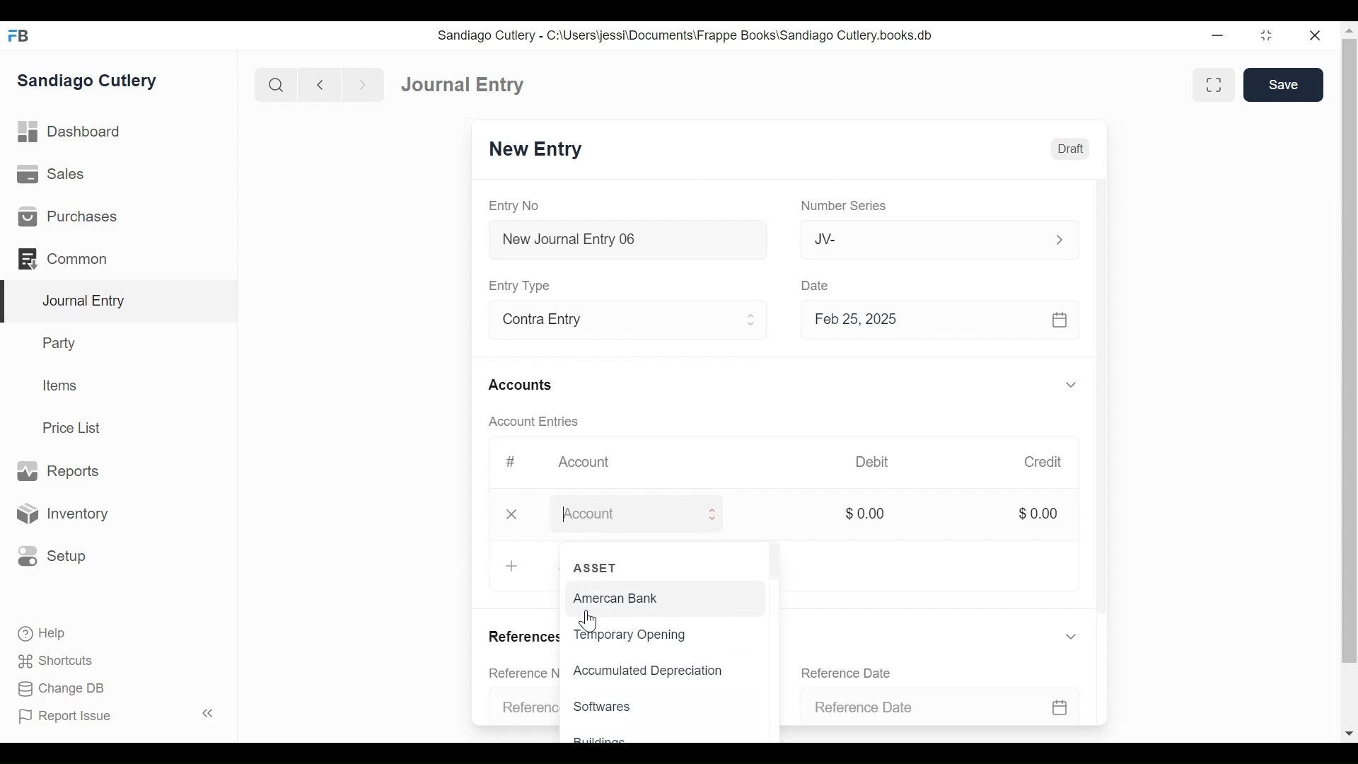 The height and width of the screenshot is (764, 1358). What do you see at coordinates (40, 632) in the screenshot?
I see `Help` at bounding box center [40, 632].